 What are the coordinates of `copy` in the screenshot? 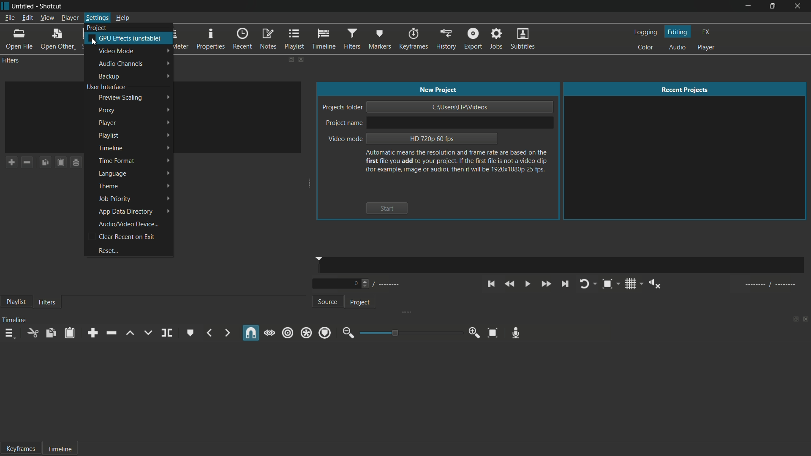 It's located at (51, 334).